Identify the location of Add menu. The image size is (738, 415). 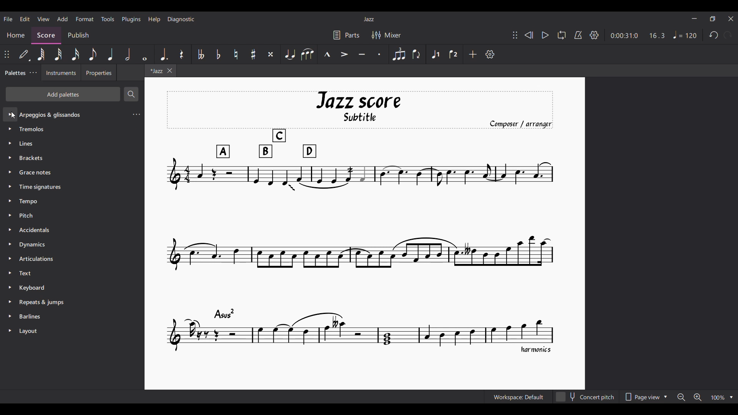
(63, 19).